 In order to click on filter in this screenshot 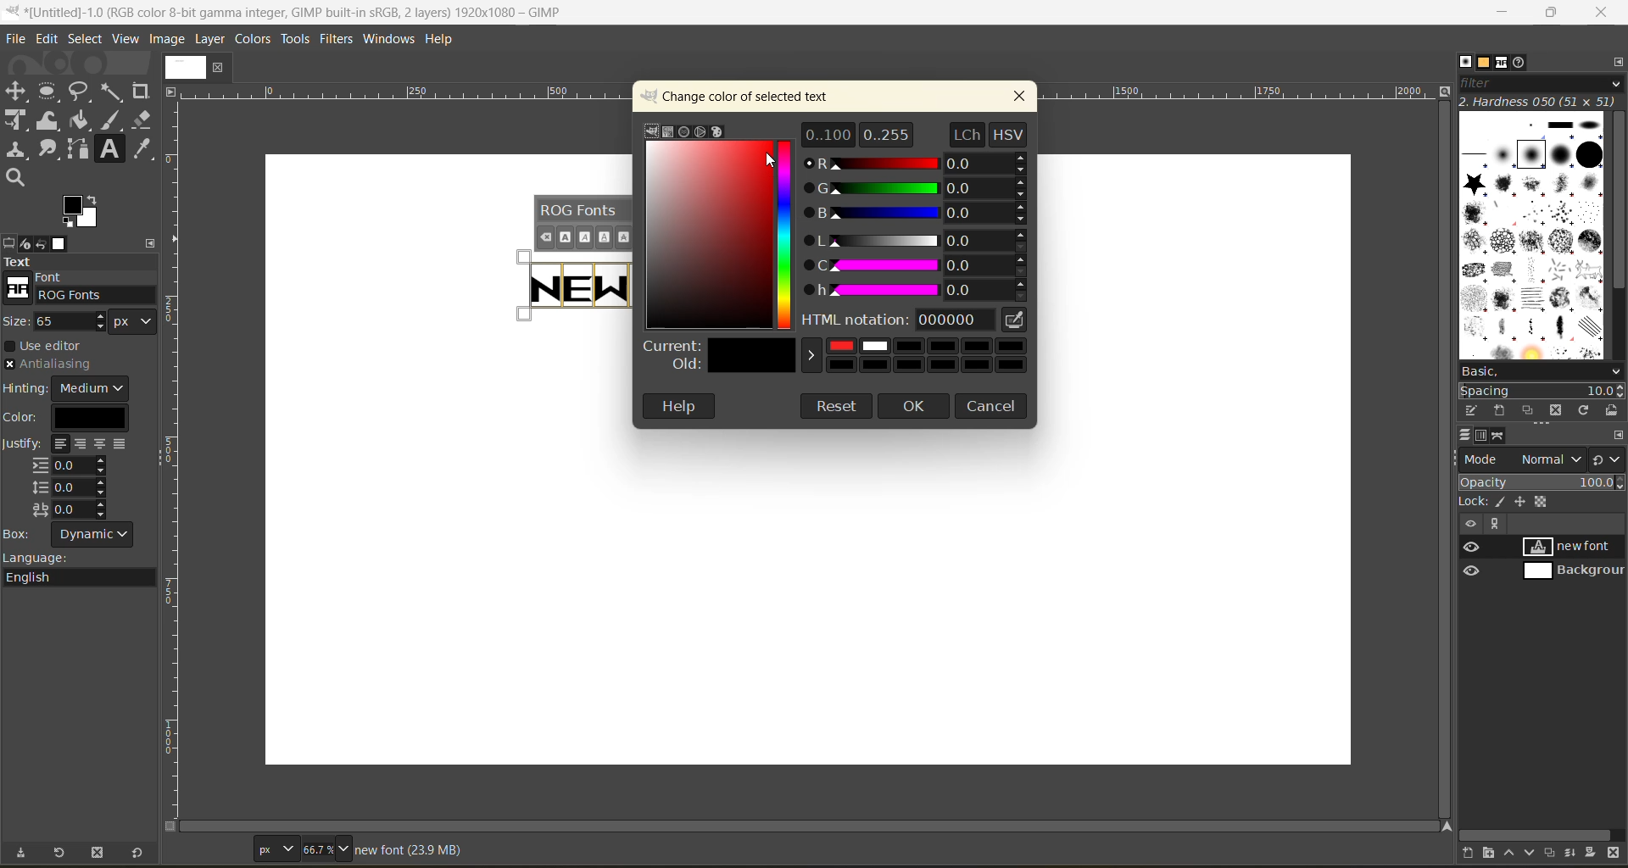, I will do `click(1540, 87)`.